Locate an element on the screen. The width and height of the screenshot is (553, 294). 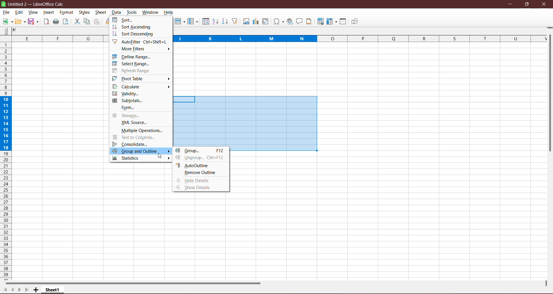
Insert Special Characters is located at coordinates (279, 21).